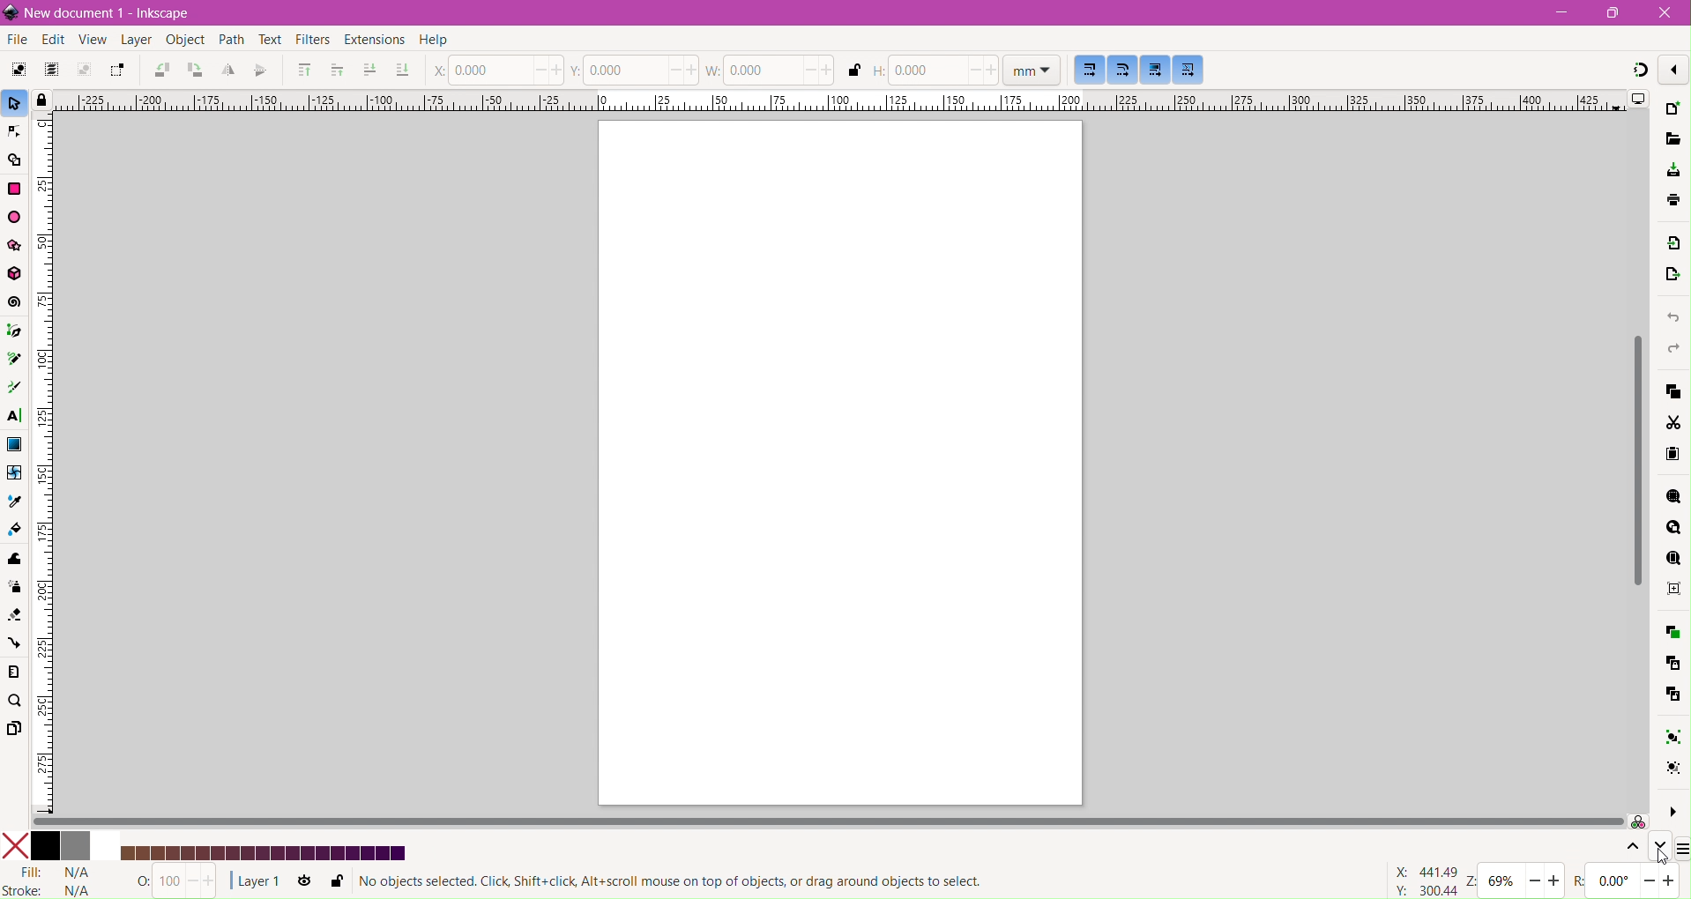 This screenshot has height=899, width=1691. Describe the element at coordinates (58, 872) in the screenshot. I see `Fill Status` at that location.